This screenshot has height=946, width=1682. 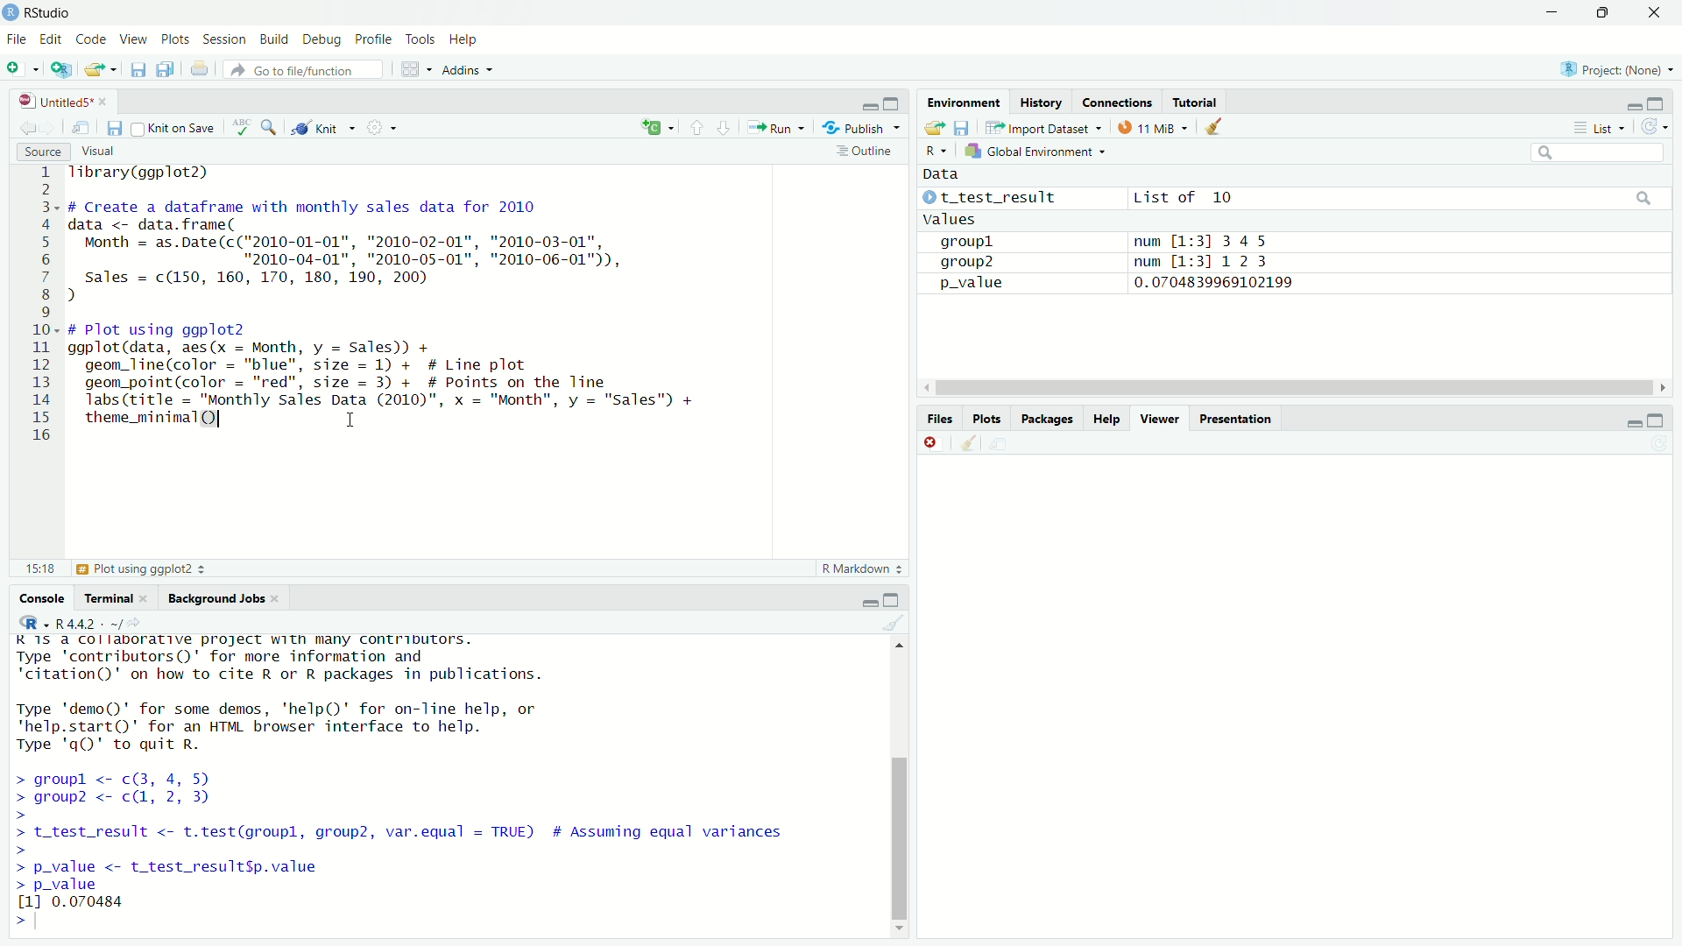 I want to click on library(ggplot2)

# Create a dataframe with monthly sales data for 2010

data <- data.frame(
Month = as.Date(c("2010-01-01", "2010-02-01", "2010-03-01",

"2010-04-01", "2010-05-01", "2010-06-01")),

sales = c(150, 160, 170, 180, 190, 200)

)

# Plot using ggplot2

ggplot(data, aes(x = Month, y = Sales)) +
geom_line(color = "blue", size = 1) + # Line plot
geom_point(color = "red", size = 3) + # Points on the Tine
Tabs (title = "Monthly Sales Data (2010)", x = "Month", y = "Sales") +
theme_minimal(Q) 1, so click(x=483, y=306).